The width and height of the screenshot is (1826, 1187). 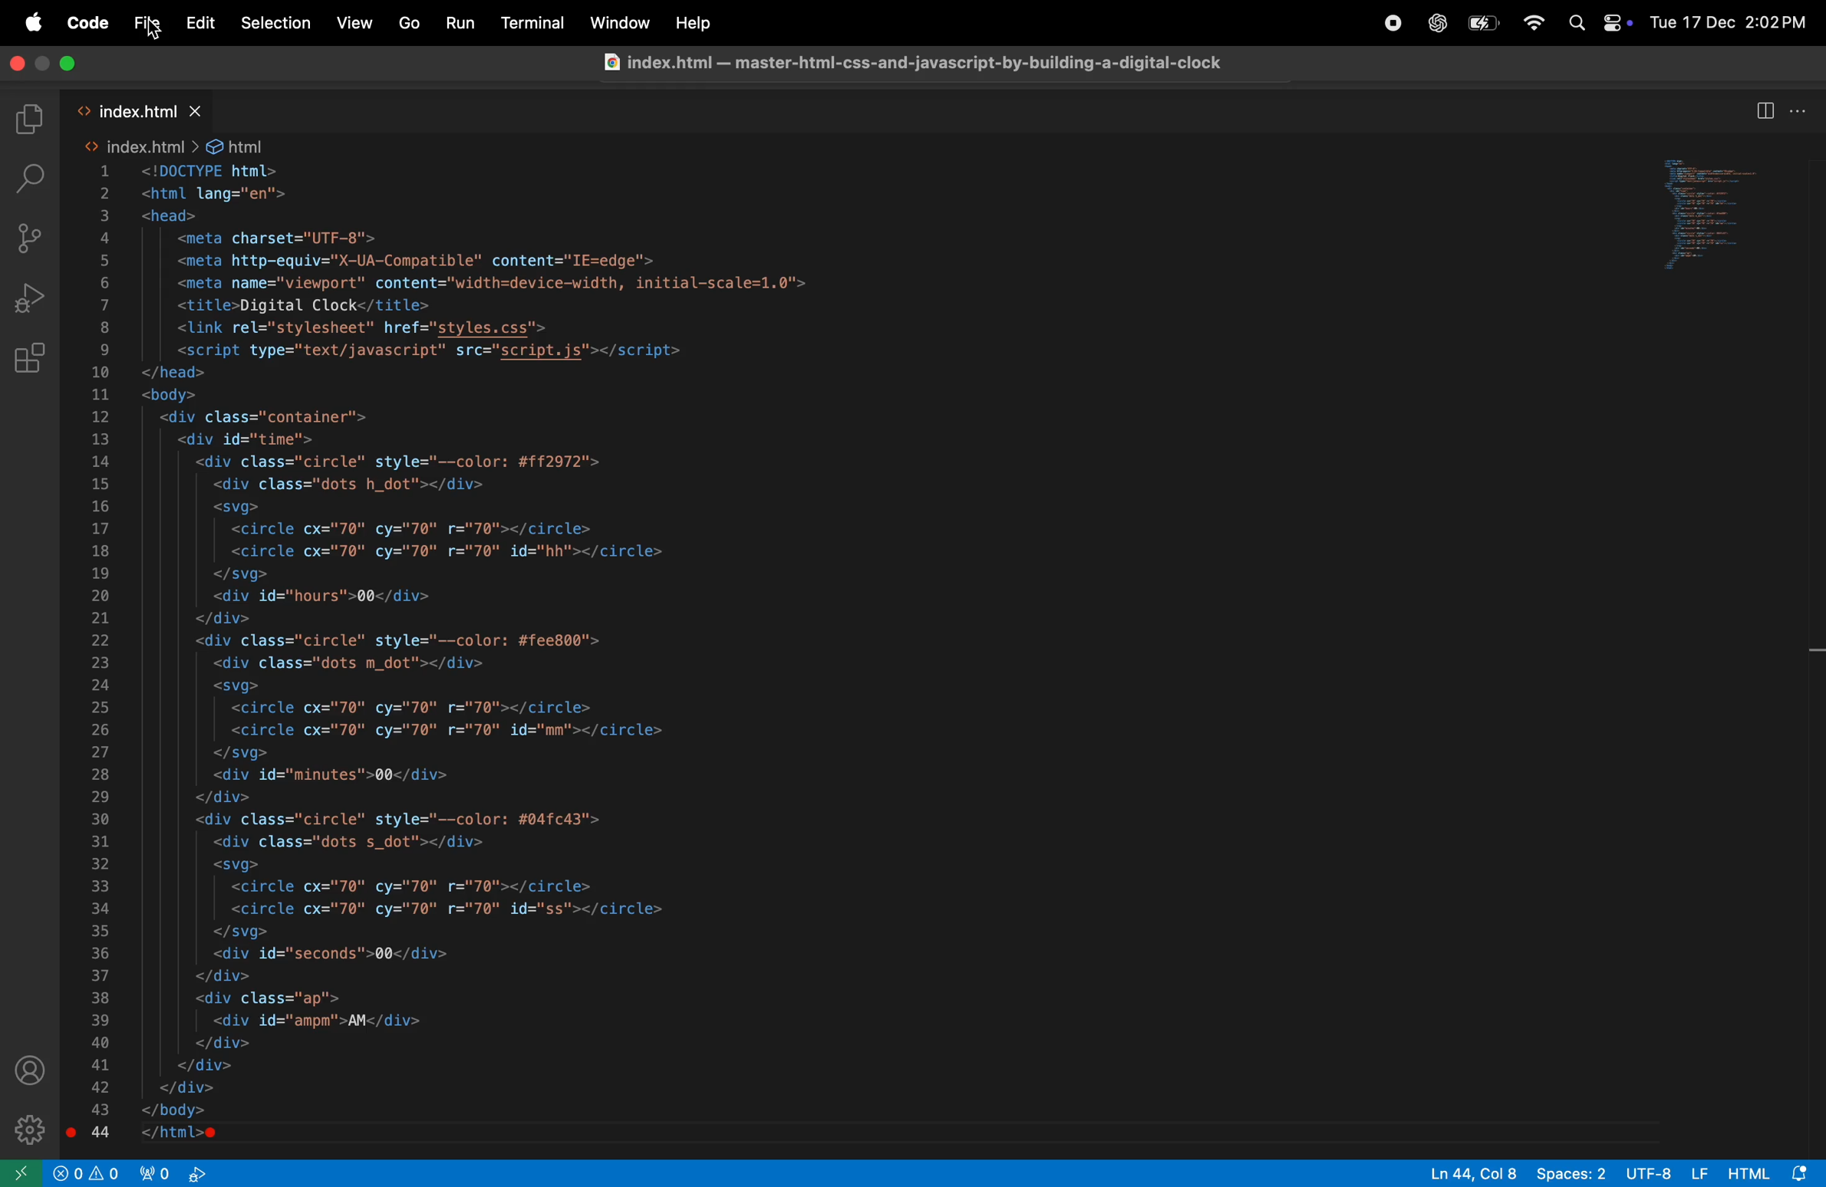 I want to click on UTF 8 LF, so click(x=1666, y=1173).